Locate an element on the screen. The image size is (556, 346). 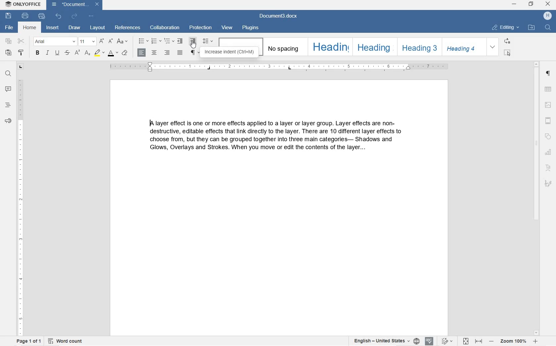
CLOSE is located at coordinates (548, 5).